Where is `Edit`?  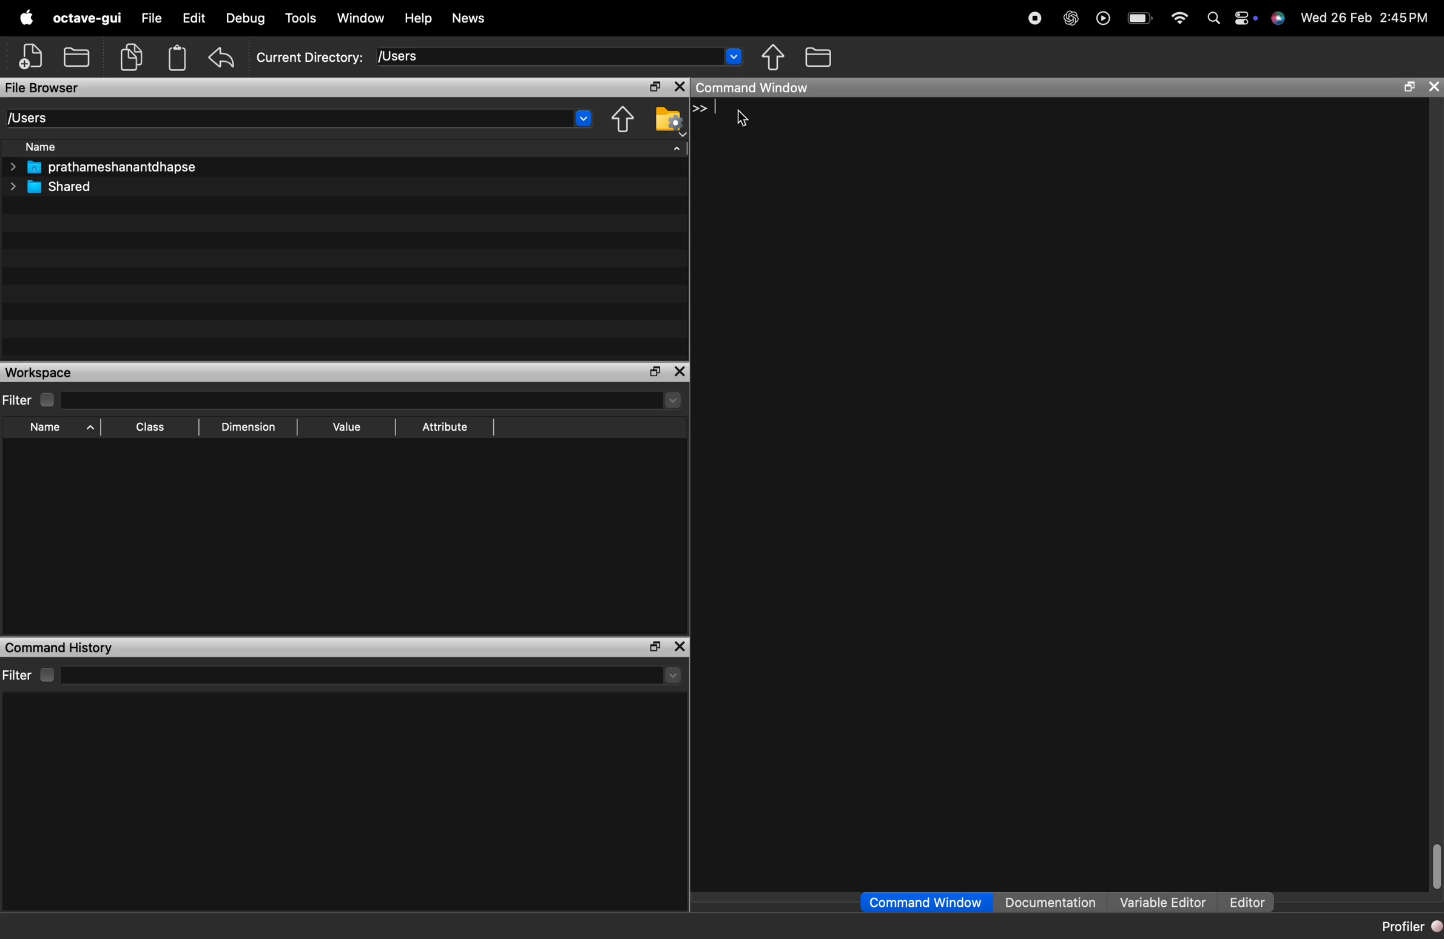
Edit is located at coordinates (194, 18).